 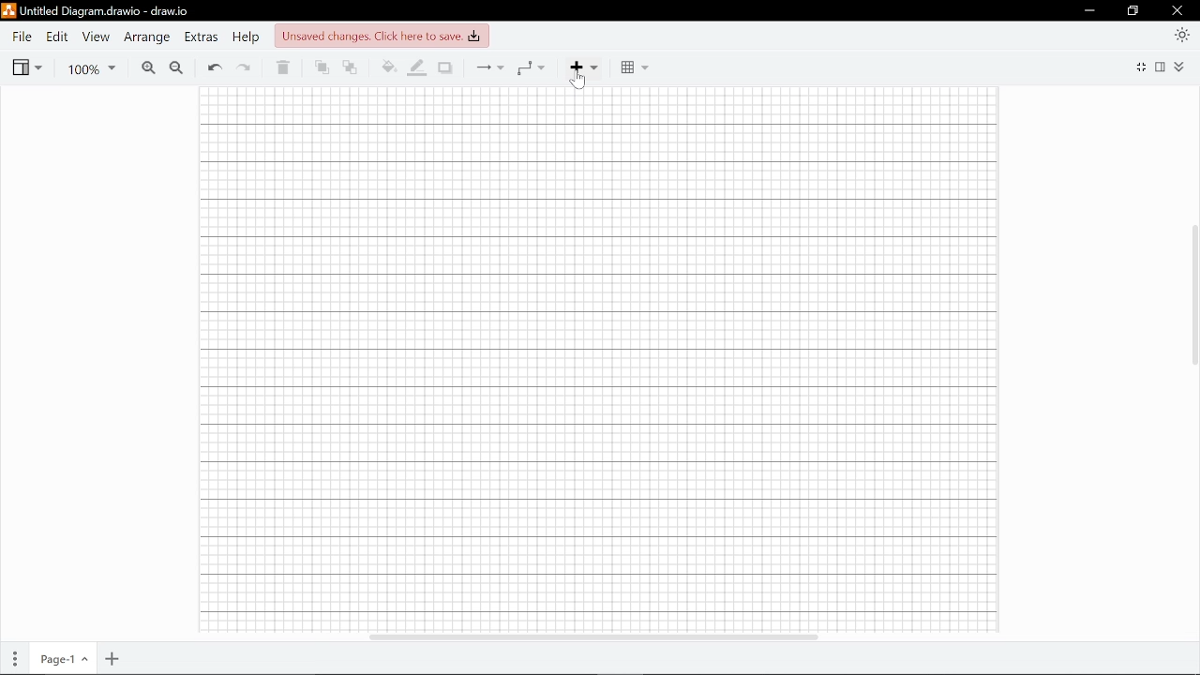 What do you see at coordinates (1133, 11) in the screenshot?
I see `Restore down` at bounding box center [1133, 11].